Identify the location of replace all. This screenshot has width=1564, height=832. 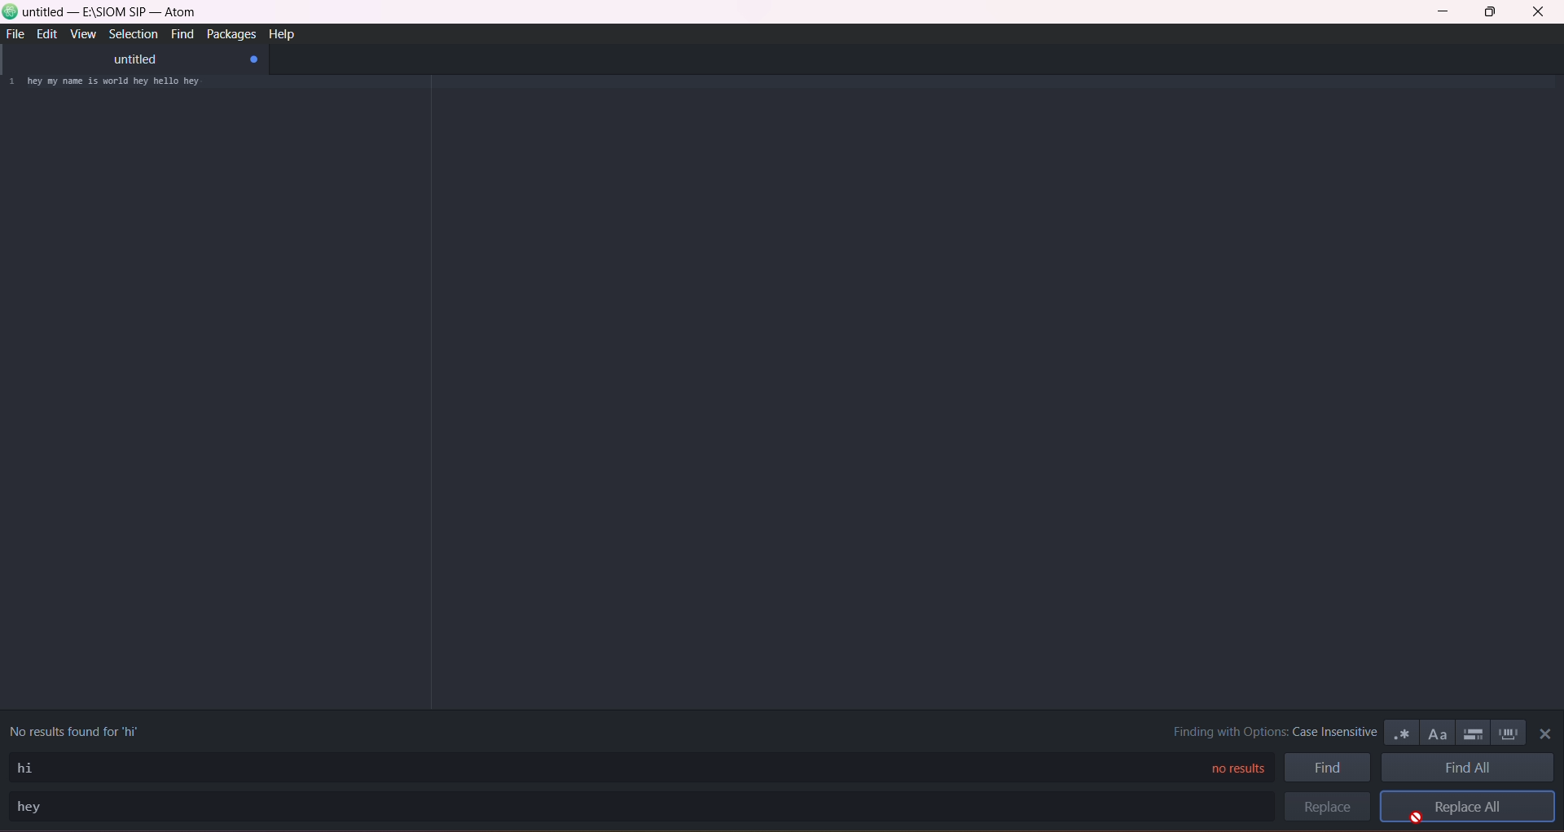
(1468, 806).